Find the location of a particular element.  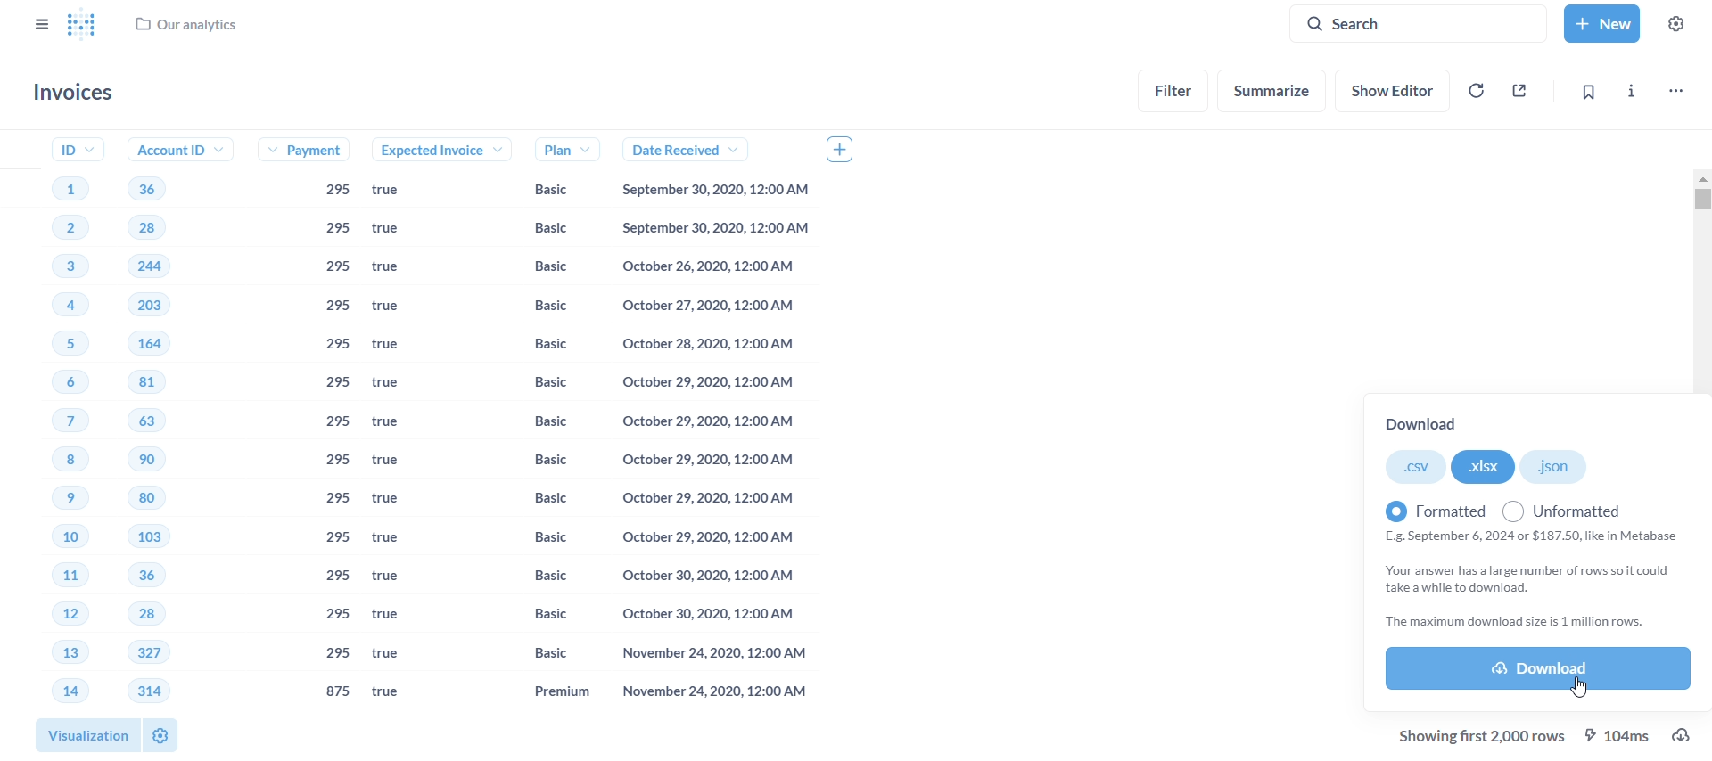

28 is located at coordinates (146, 228).